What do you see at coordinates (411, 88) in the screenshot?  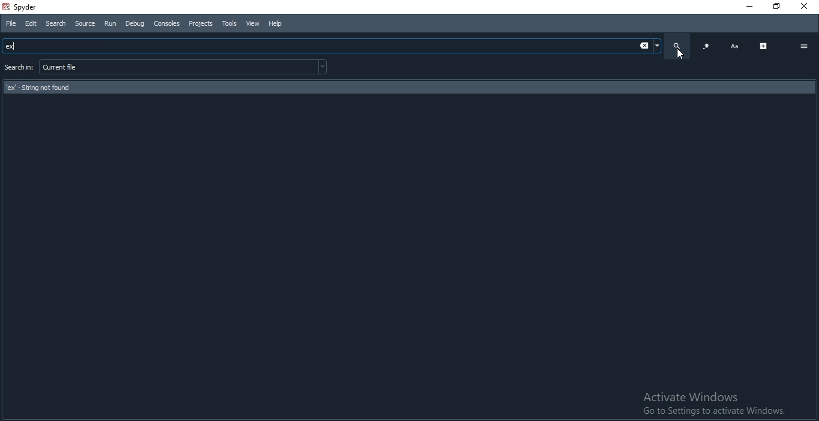 I see `search result` at bounding box center [411, 88].